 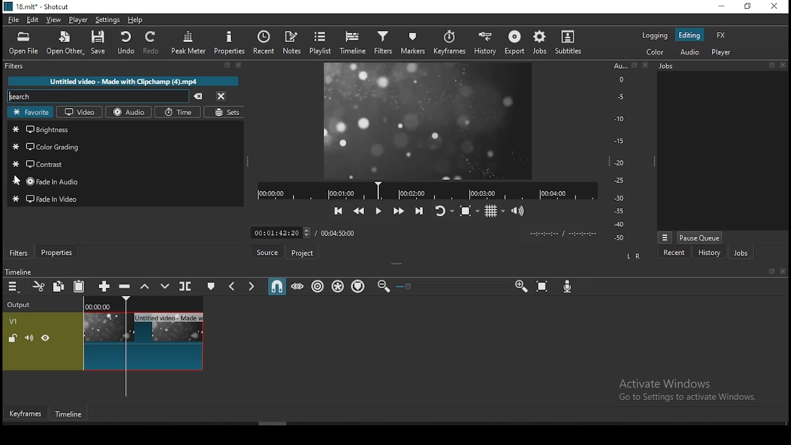 I want to click on Jobs, so click(x=666, y=66).